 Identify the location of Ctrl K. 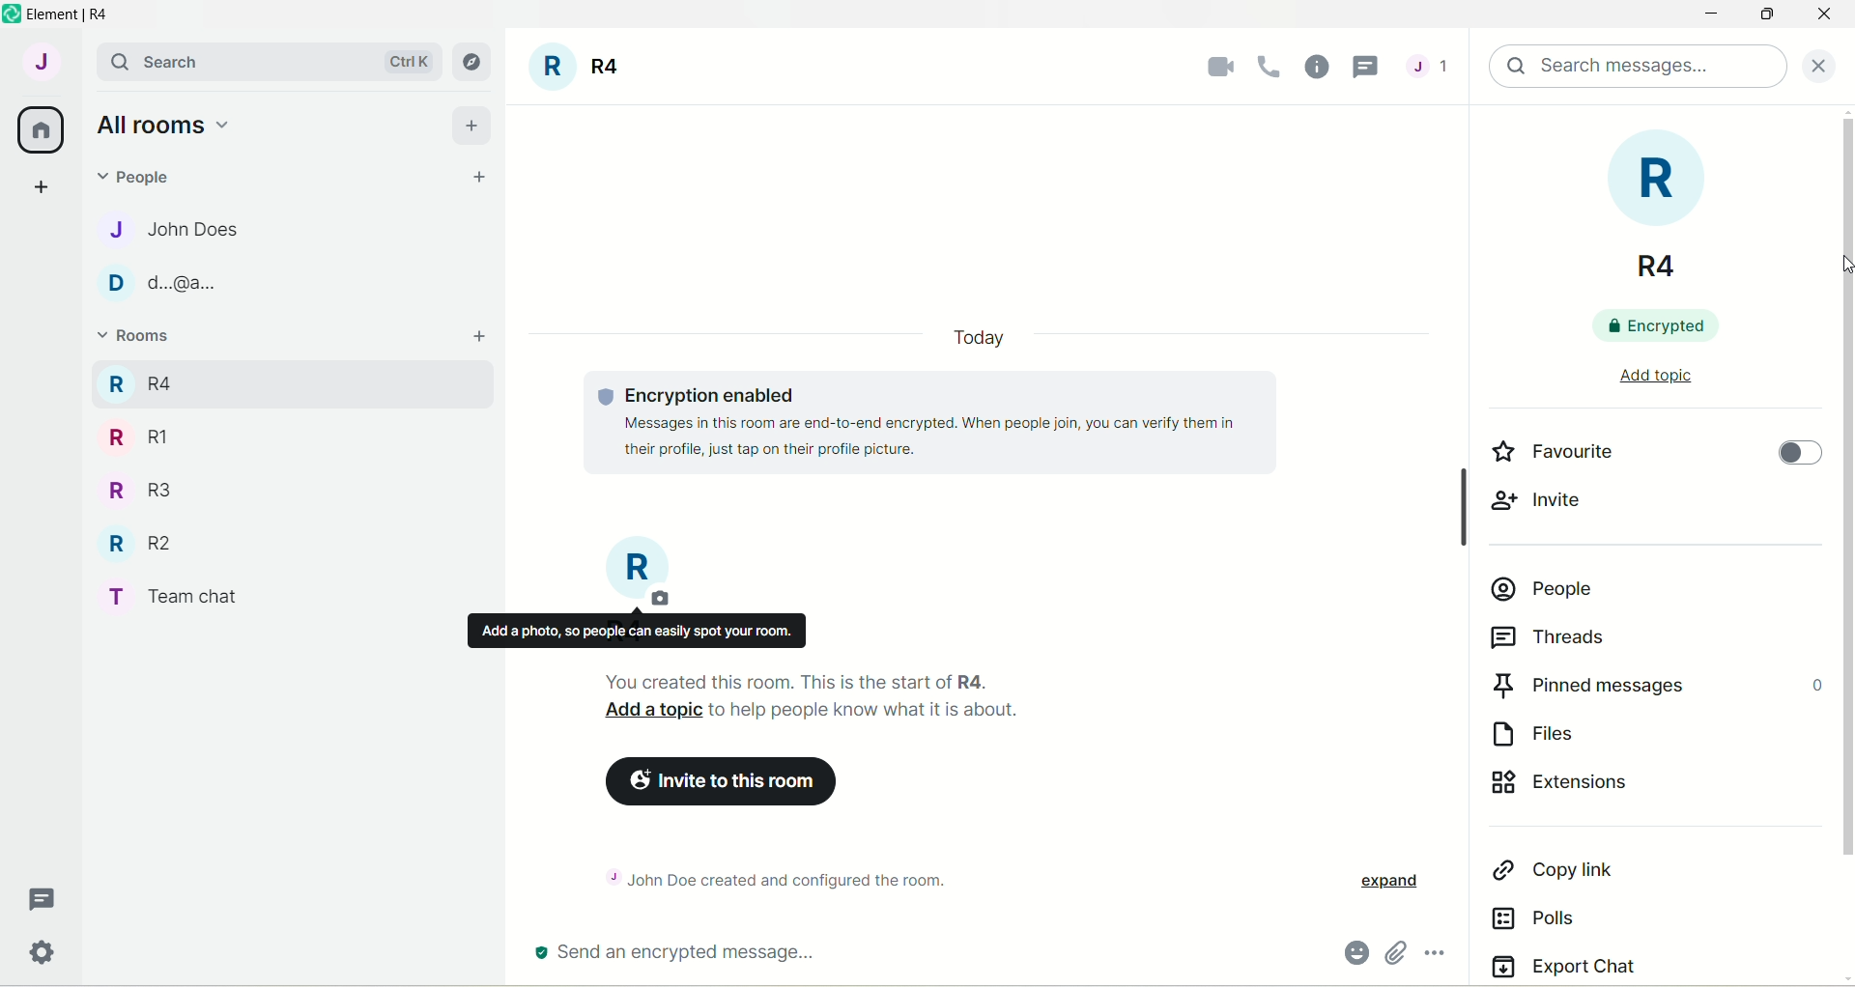
(405, 62).